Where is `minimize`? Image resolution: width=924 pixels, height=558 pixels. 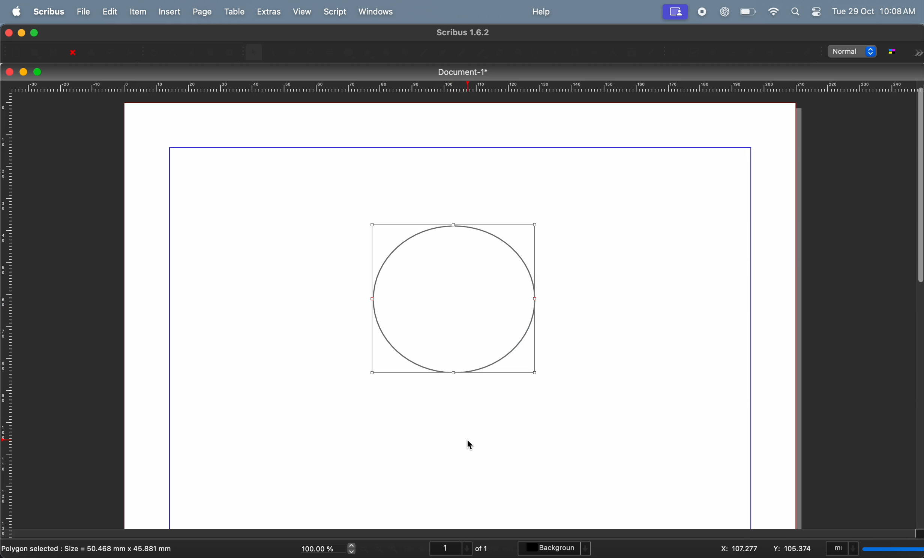 minimize is located at coordinates (24, 72).